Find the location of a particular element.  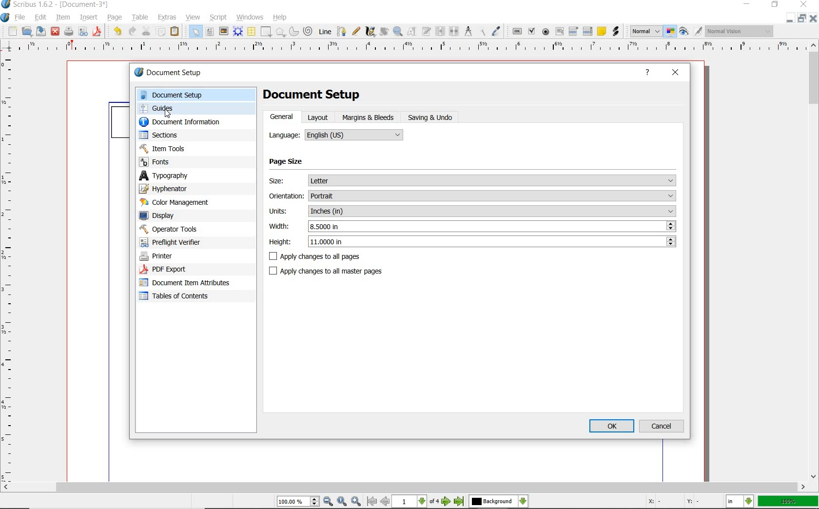

windows is located at coordinates (250, 17).